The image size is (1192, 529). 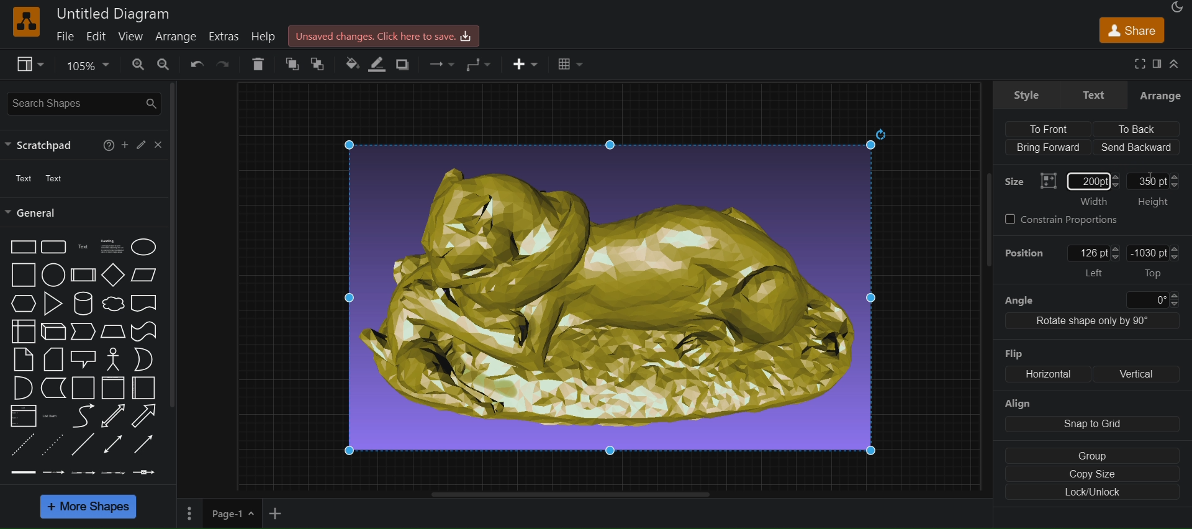 I want to click on add new page, so click(x=281, y=514).